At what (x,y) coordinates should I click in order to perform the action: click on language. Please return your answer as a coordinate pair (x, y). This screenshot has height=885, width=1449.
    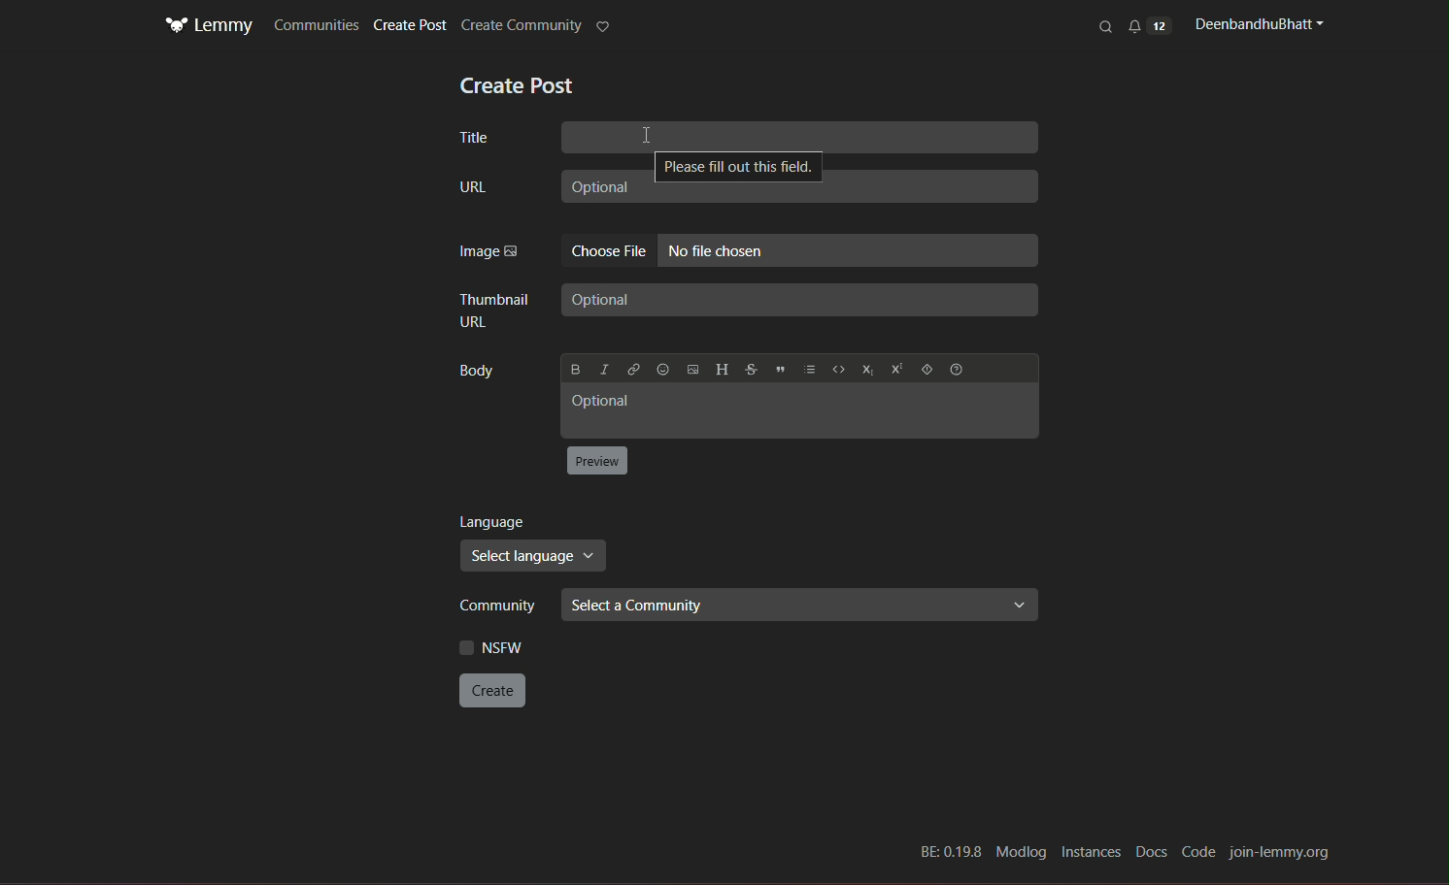
    Looking at the image, I should click on (498, 524).